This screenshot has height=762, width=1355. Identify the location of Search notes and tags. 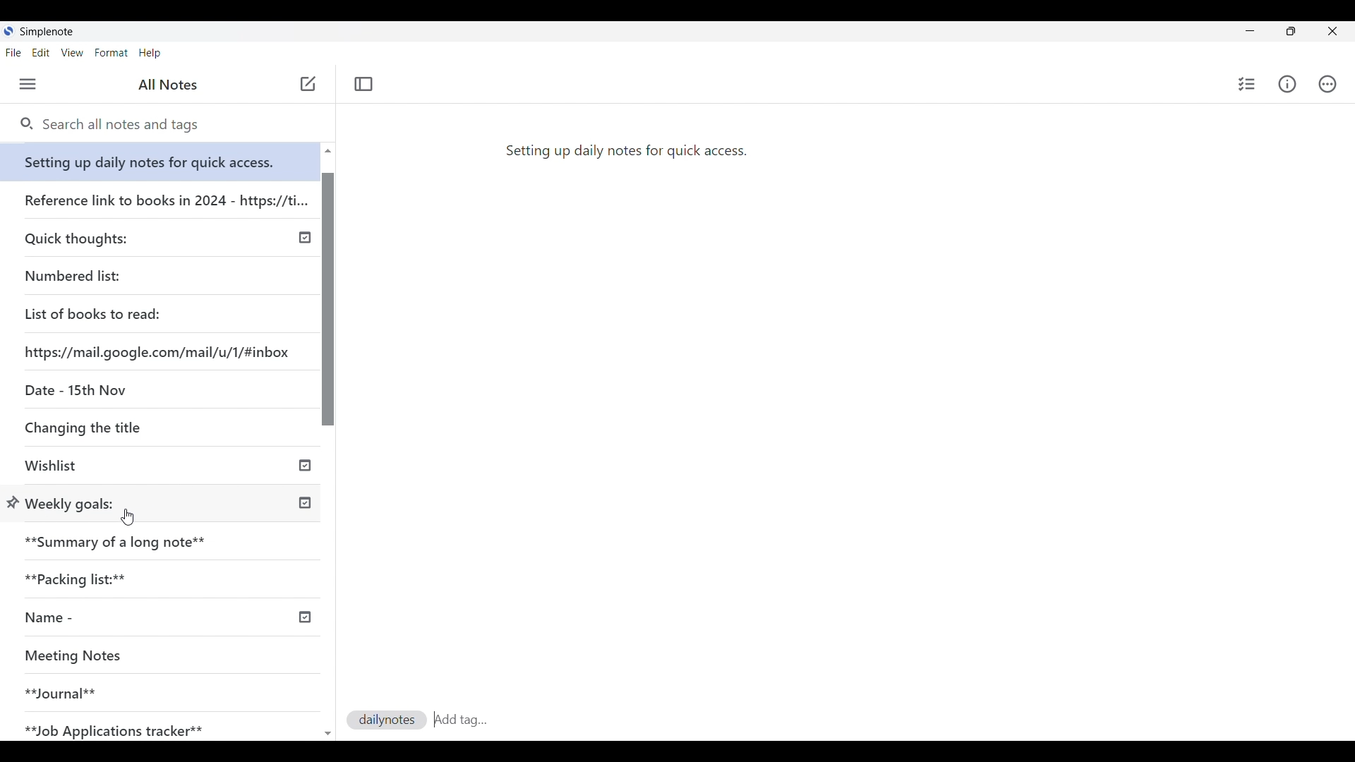
(126, 125).